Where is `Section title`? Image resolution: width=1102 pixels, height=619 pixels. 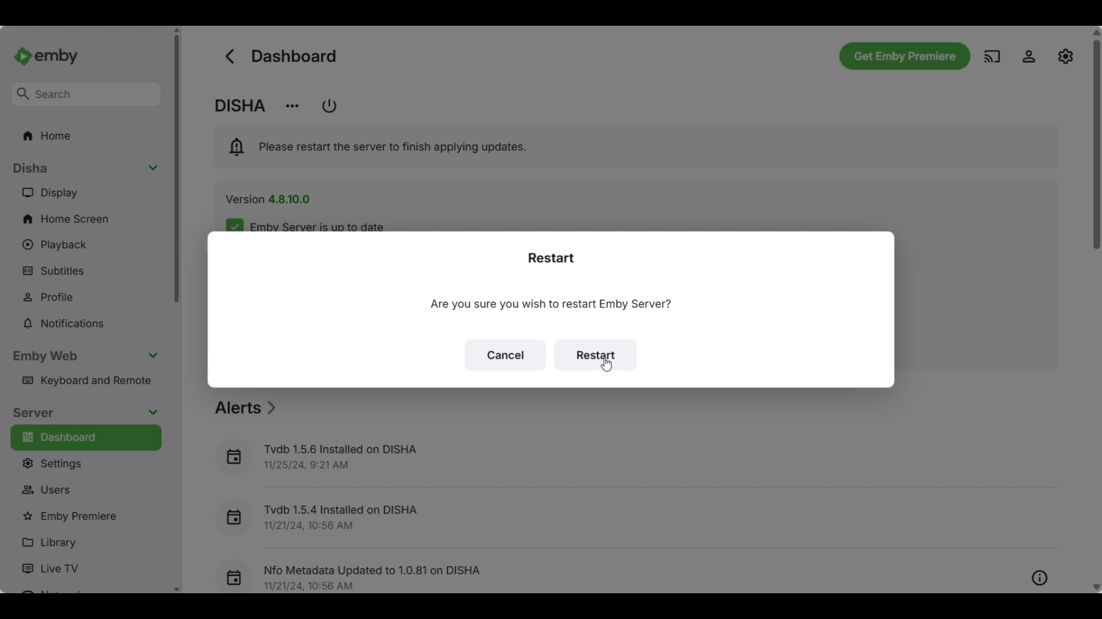
Section title is located at coordinates (247, 408).